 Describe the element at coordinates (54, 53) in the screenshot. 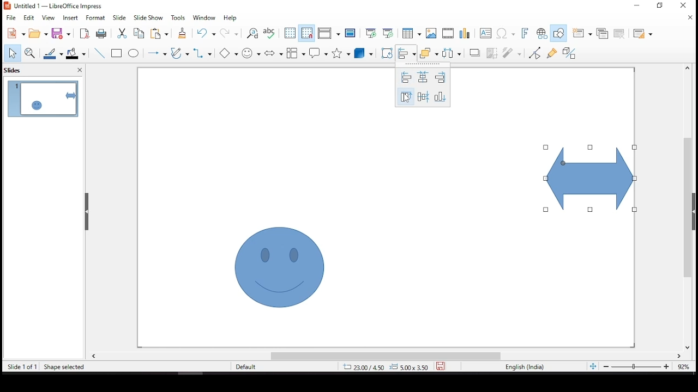

I see `line color` at that location.